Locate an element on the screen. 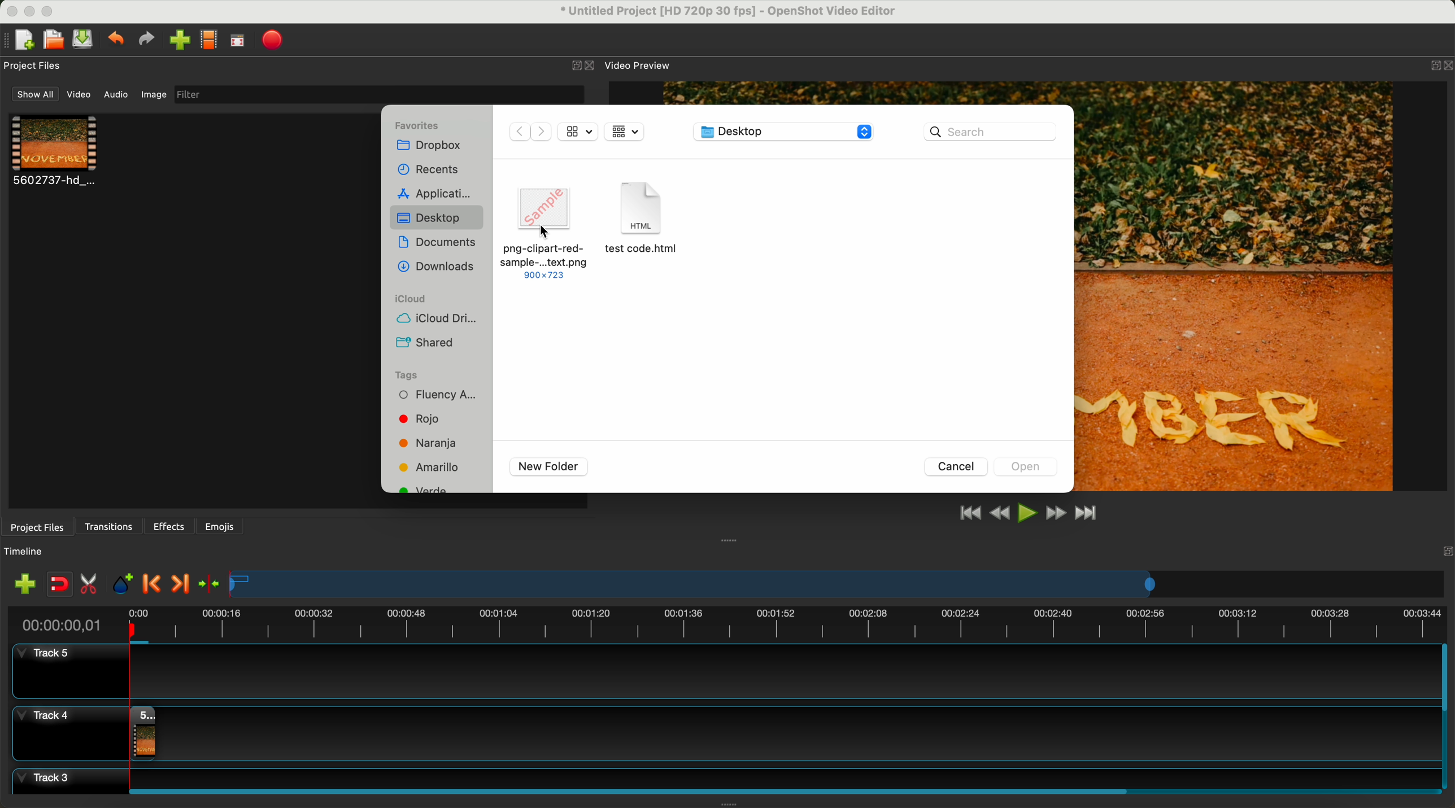 The height and width of the screenshot is (808, 1455).  is located at coordinates (546, 232).